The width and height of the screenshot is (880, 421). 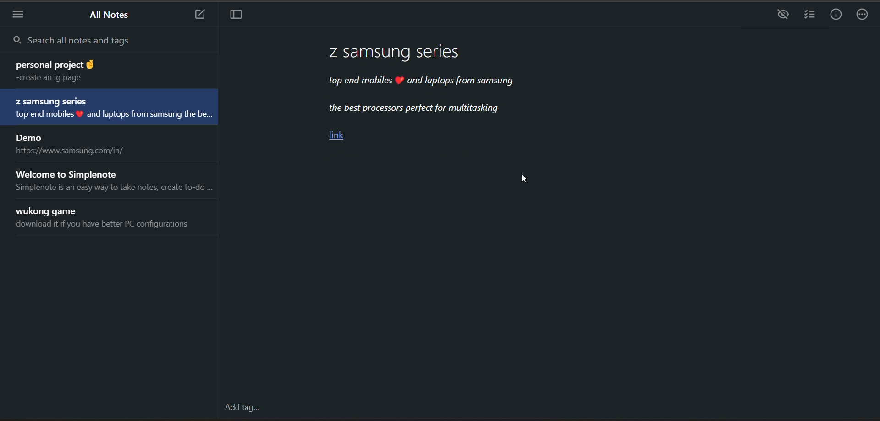 What do you see at coordinates (808, 15) in the screenshot?
I see `insert checklist` at bounding box center [808, 15].